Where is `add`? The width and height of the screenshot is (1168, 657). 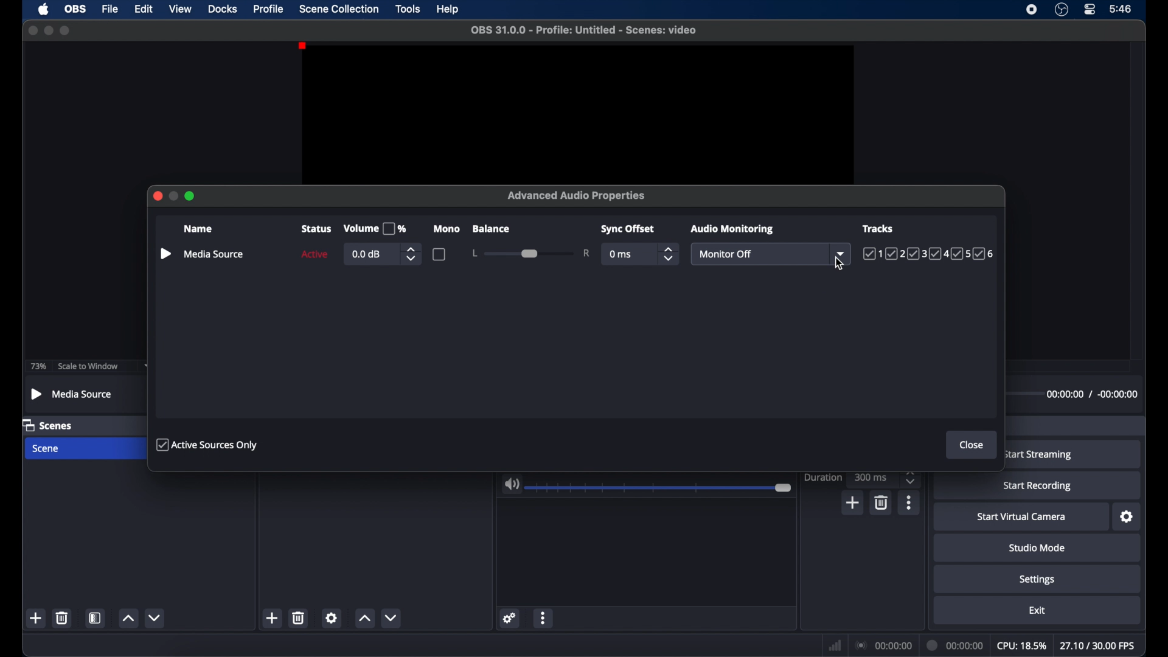 add is located at coordinates (273, 618).